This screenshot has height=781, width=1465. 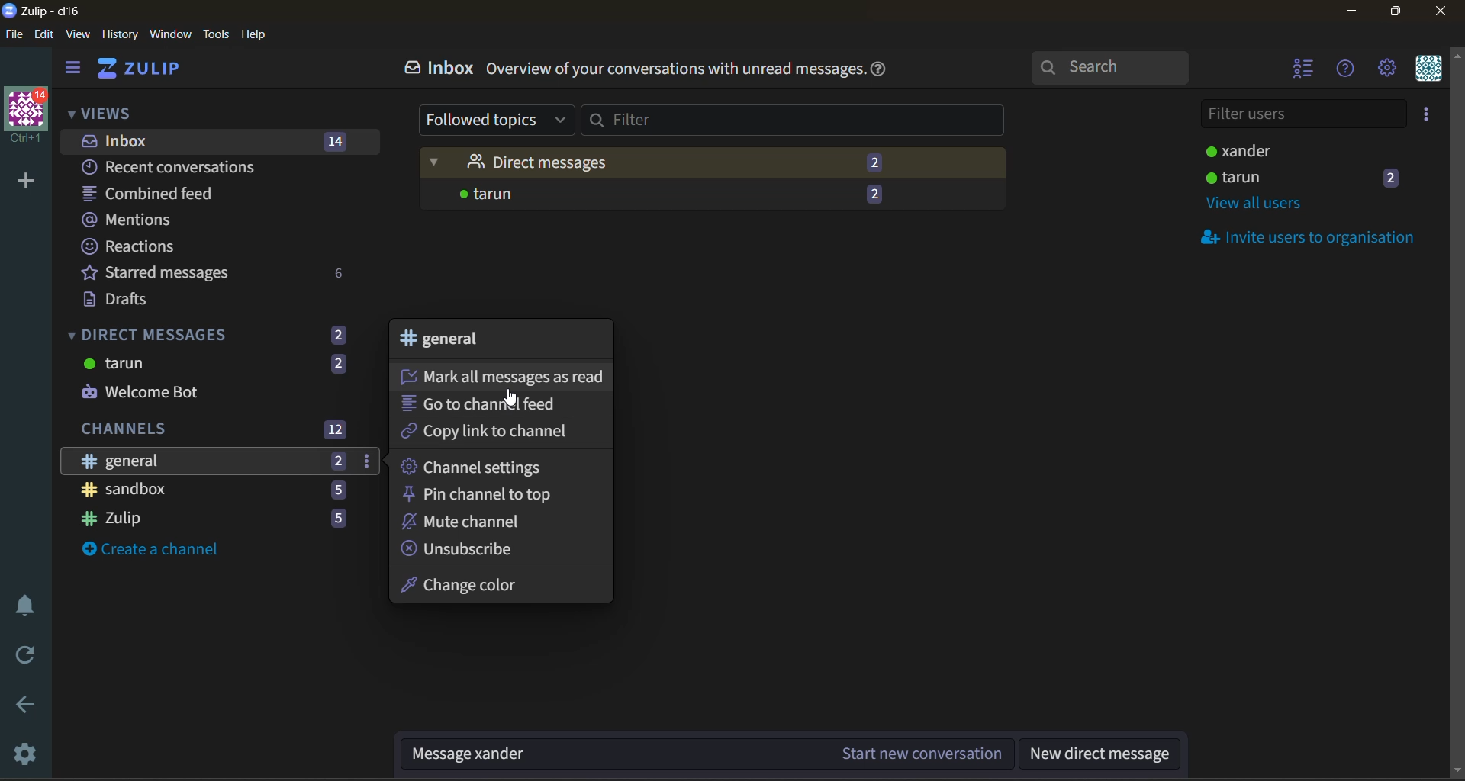 What do you see at coordinates (135, 246) in the screenshot?
I see `reactions` at bounding box center [135, 246].